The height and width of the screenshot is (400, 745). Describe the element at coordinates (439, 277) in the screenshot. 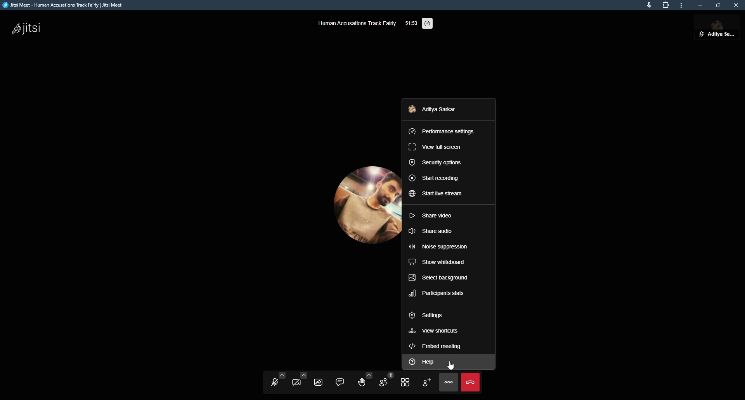

I see `select background` at that location.